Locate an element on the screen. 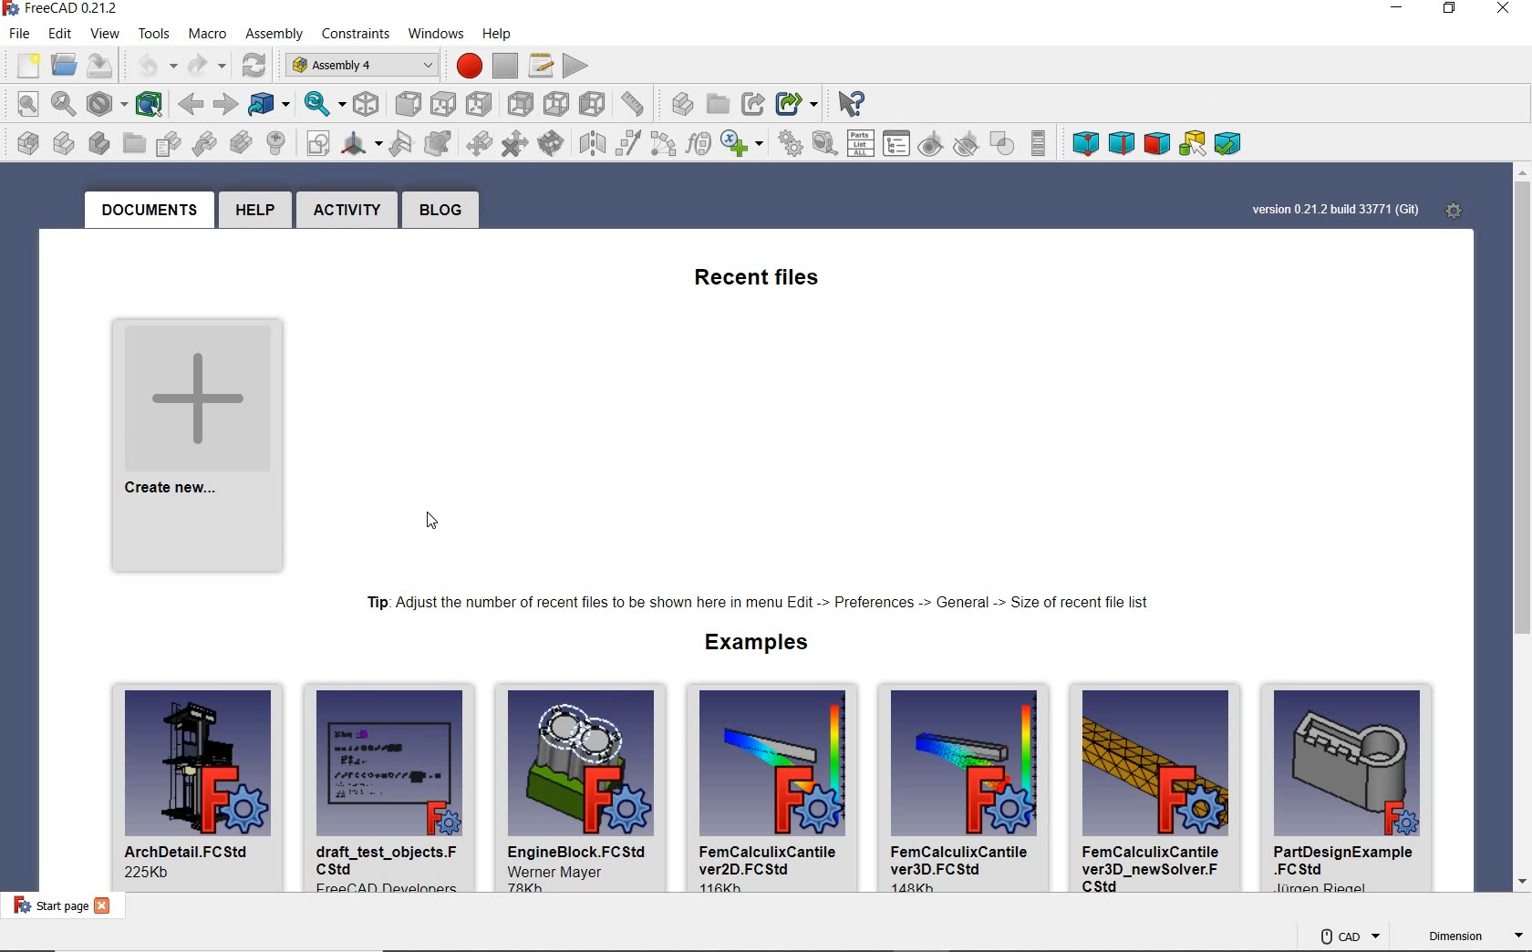  create a shape binder is located at coordinates (402, 144).